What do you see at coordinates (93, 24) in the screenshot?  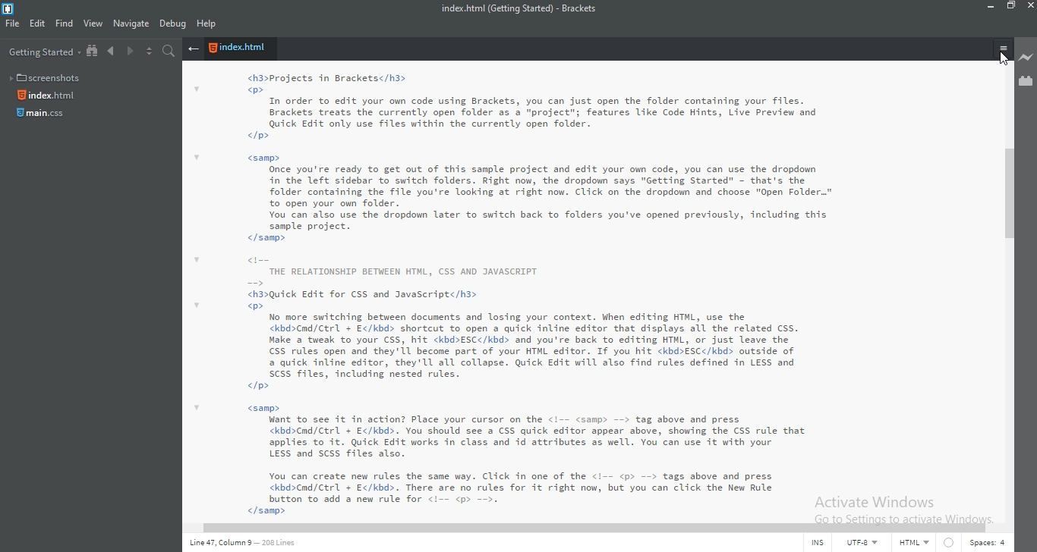 I see `View` at bounding box center [93, 24].